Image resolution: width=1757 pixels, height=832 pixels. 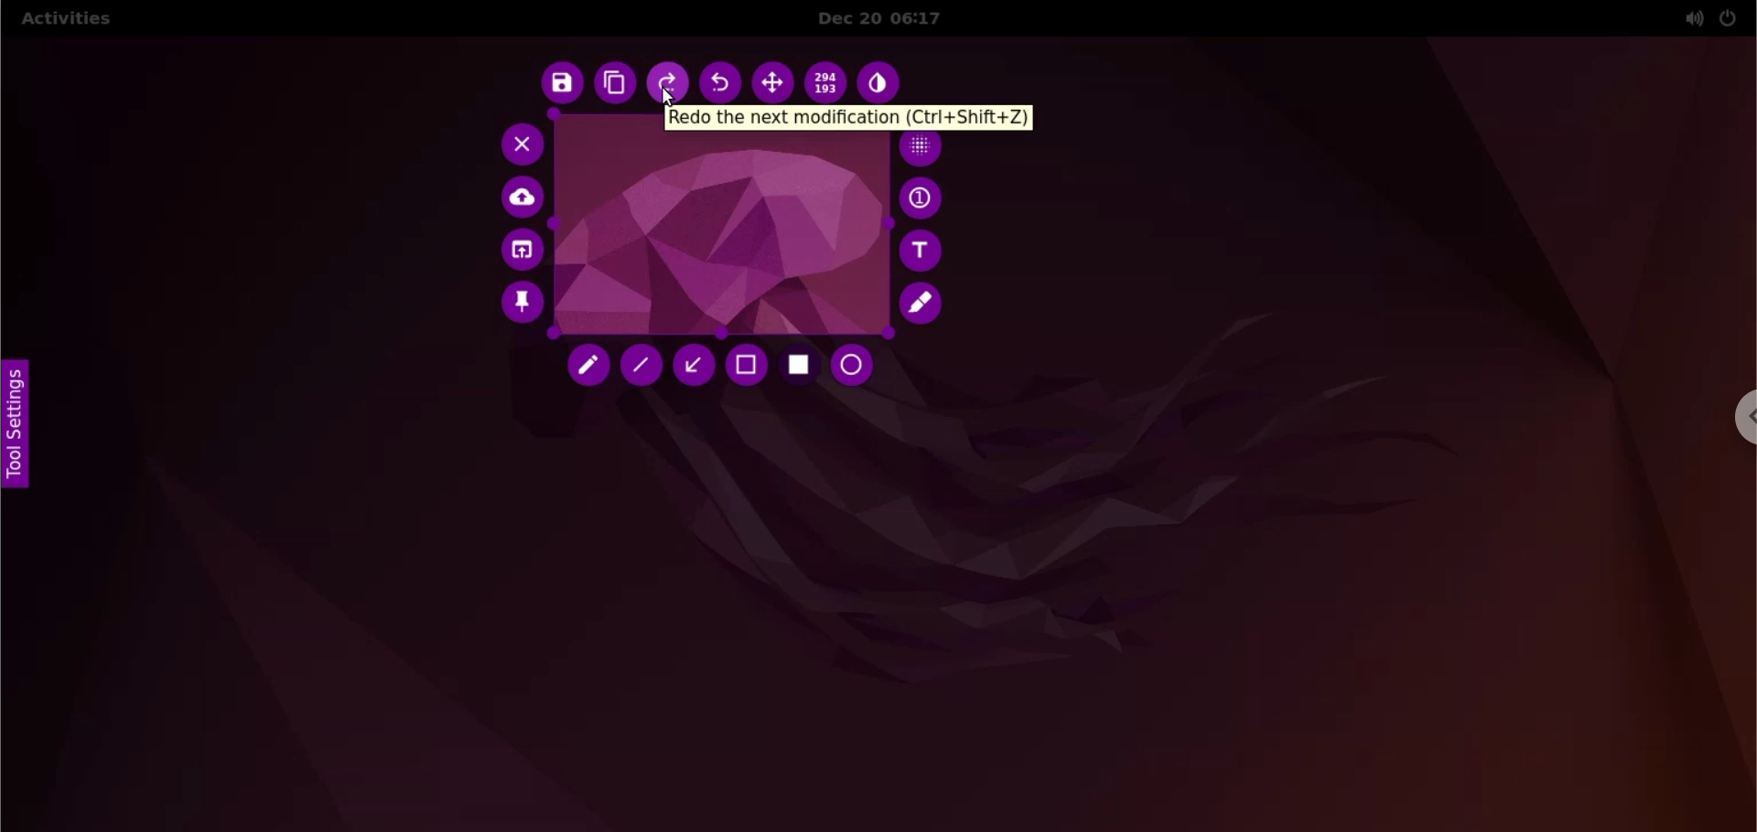 I want to click on pixellete, so click(x=923, y=150).